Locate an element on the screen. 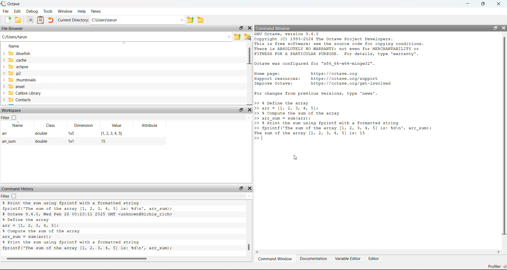 Image resolution: width=507 pixels, height=270 pixels. Edit is located at coordinates (18, 11).